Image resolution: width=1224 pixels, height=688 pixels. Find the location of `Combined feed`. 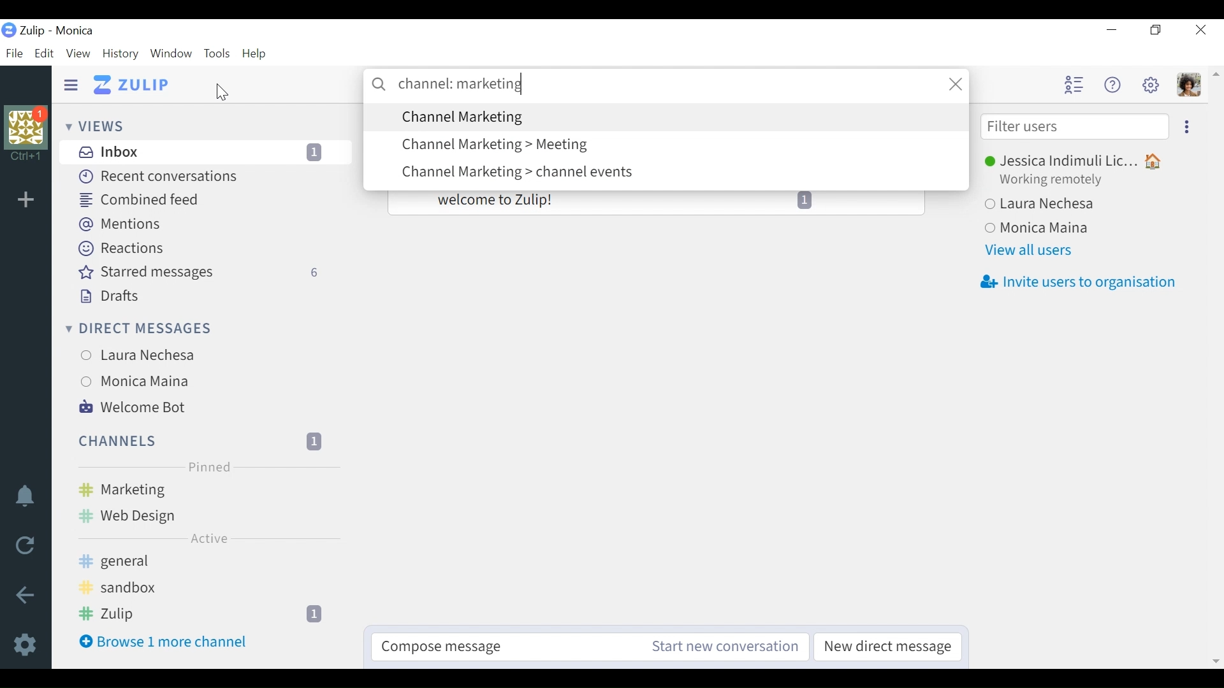

Combined feed is located at coordinates (138, 201).